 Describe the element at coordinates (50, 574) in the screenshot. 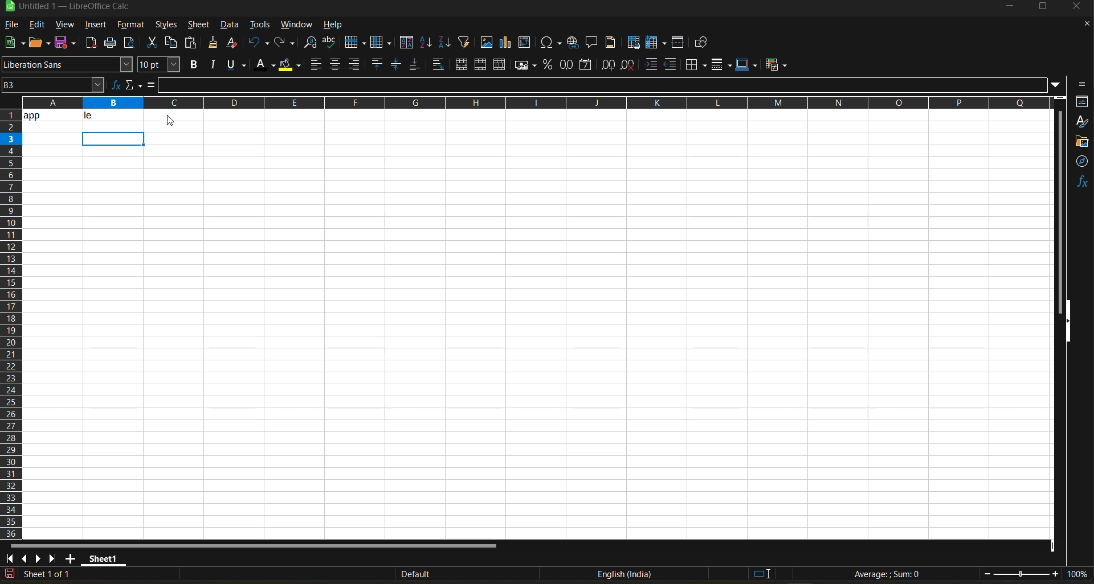

I see `sheet number` at that location.